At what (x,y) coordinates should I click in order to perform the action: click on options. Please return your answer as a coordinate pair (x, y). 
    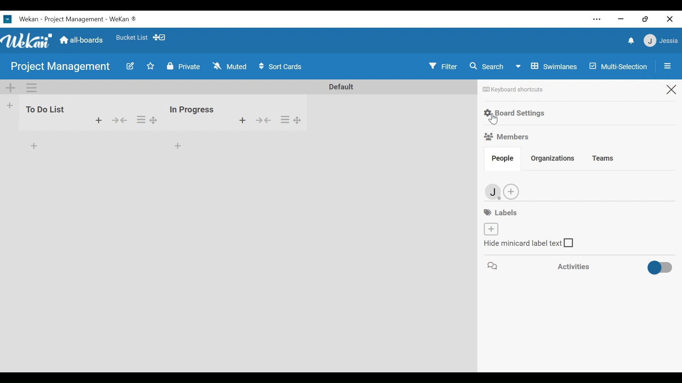
    Looking at the image, I should click on (293, 119).